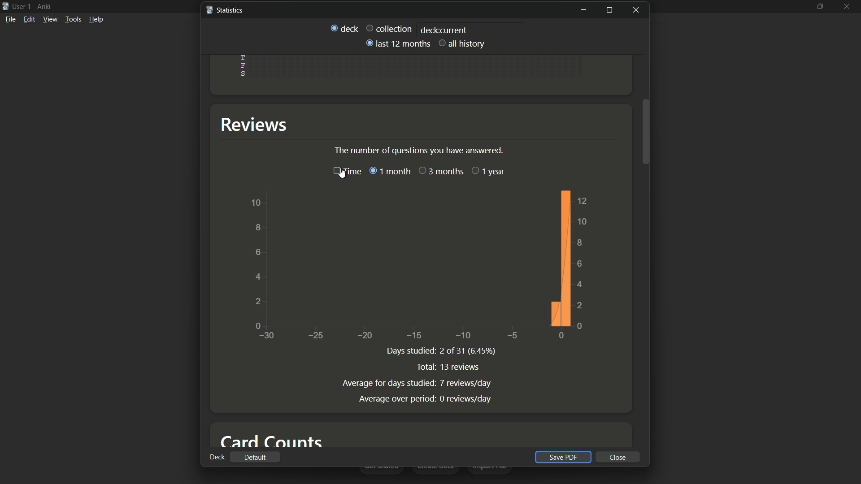  What do you see at coordinates (421, 150) in the screenshot?
I see `the number of questions you have answered` at bounding box center [421, 150].